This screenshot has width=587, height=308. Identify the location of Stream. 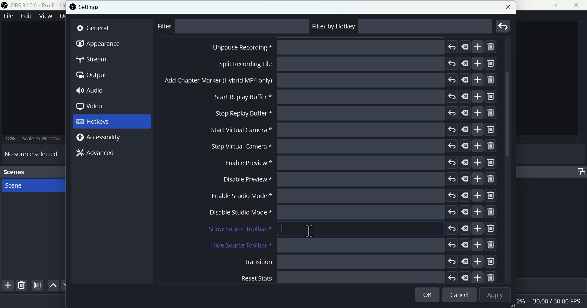
(97, 60).